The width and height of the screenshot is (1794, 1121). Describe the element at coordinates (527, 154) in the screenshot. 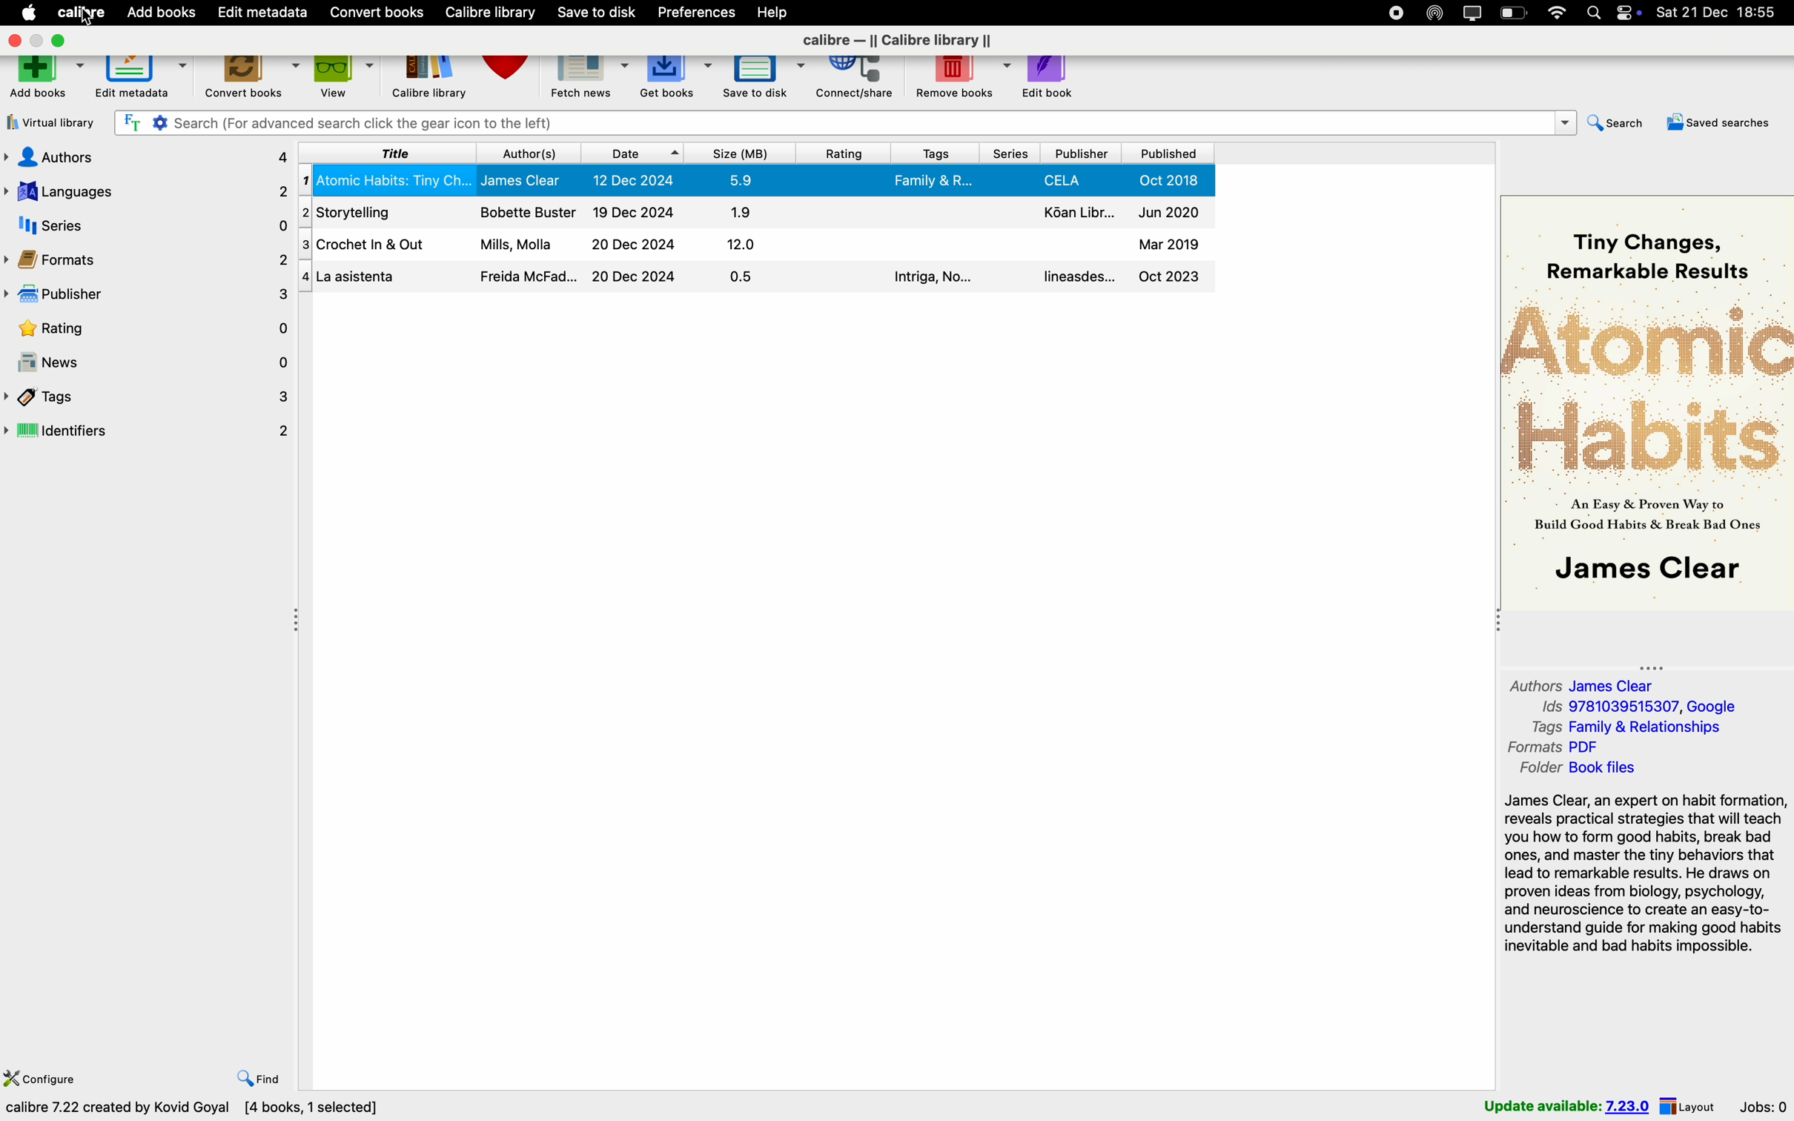

I see `author(s)` at that location.